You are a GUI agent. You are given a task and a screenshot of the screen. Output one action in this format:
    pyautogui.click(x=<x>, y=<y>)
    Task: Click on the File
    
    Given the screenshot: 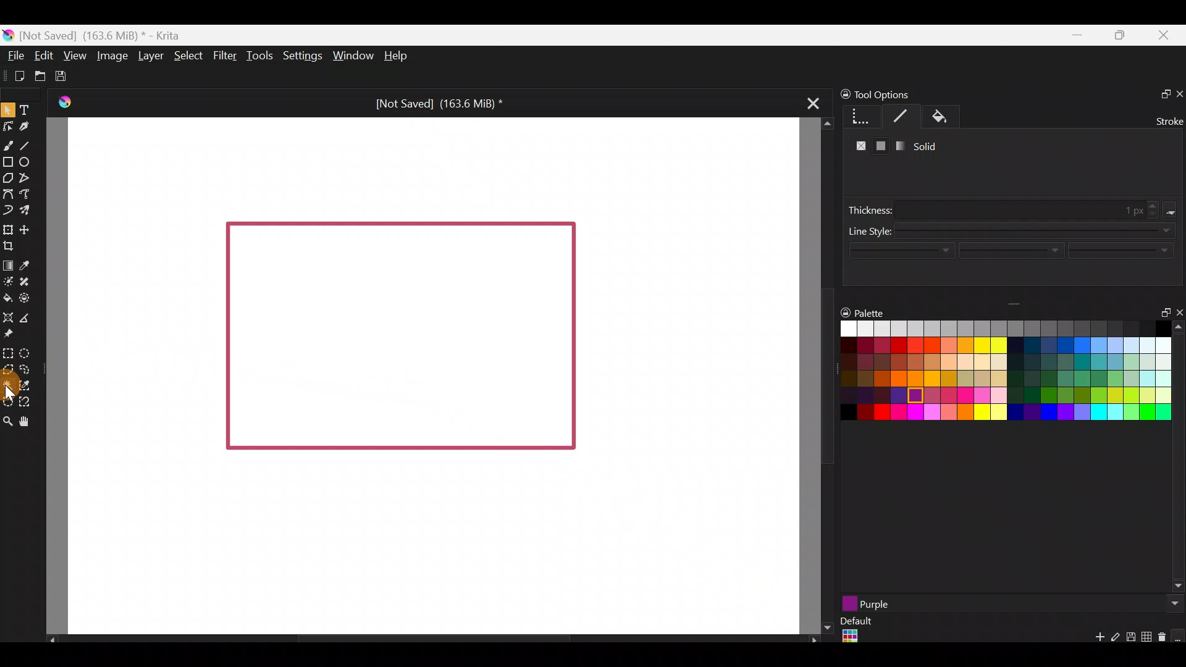 What is the action you would take?
    pyautogui.click(x=16, y=55)
    